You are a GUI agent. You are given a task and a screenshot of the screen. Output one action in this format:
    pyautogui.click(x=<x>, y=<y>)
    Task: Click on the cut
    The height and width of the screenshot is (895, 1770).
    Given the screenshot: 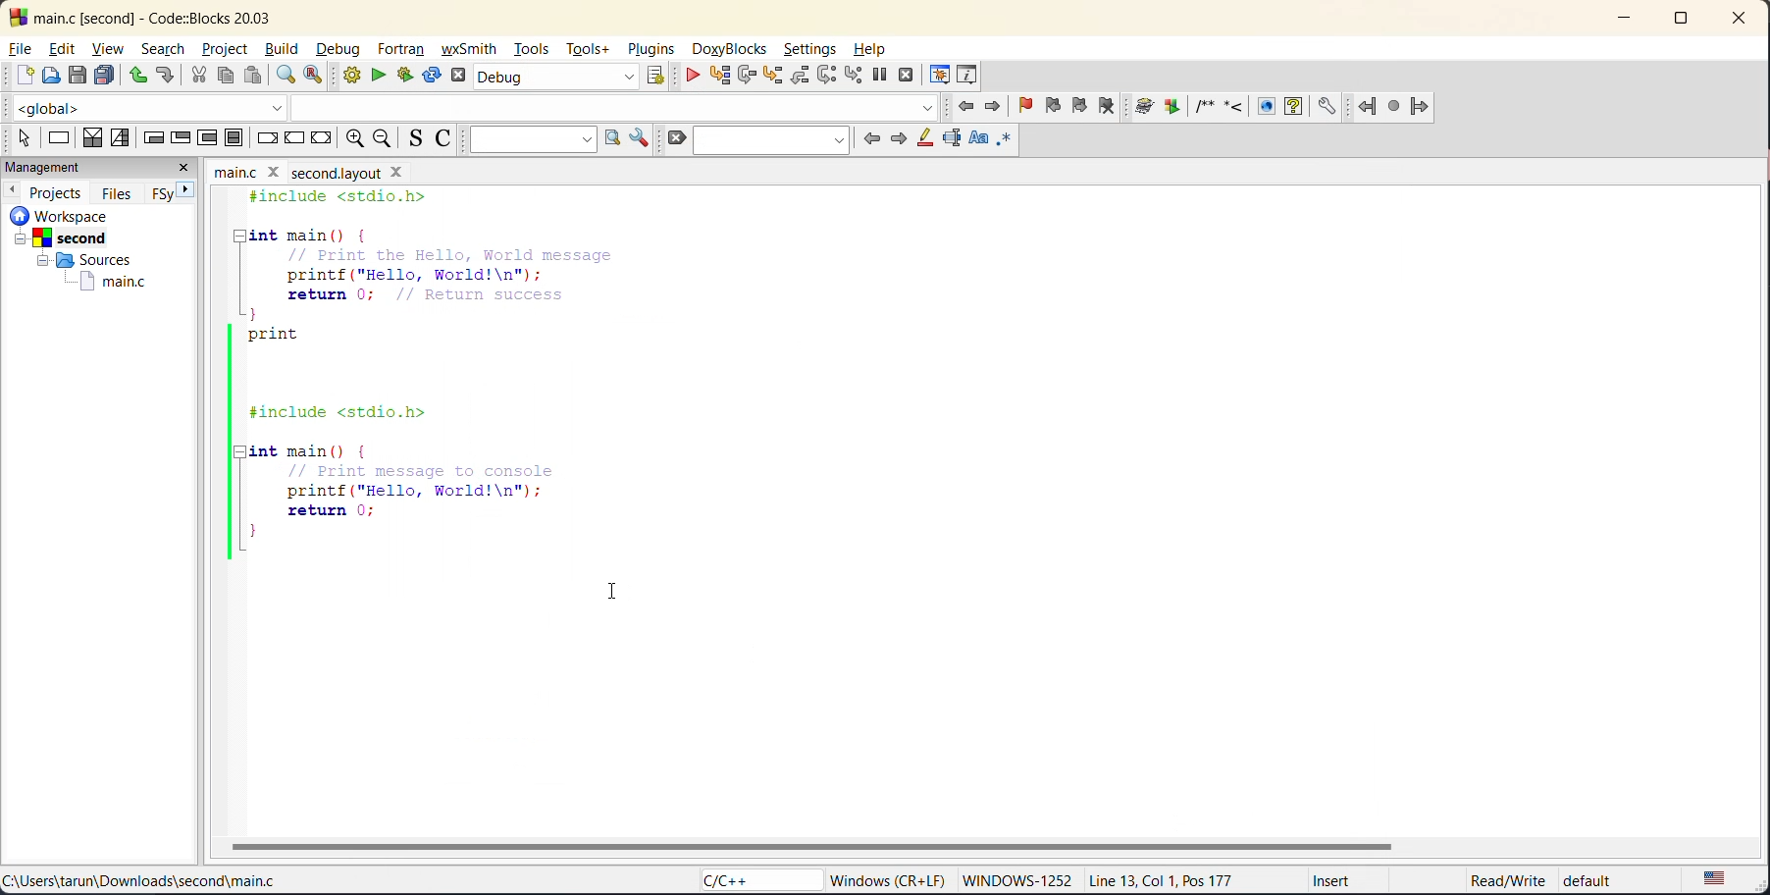 What is the action you would take?
    pyautogui.click(x=197, y=76)
    